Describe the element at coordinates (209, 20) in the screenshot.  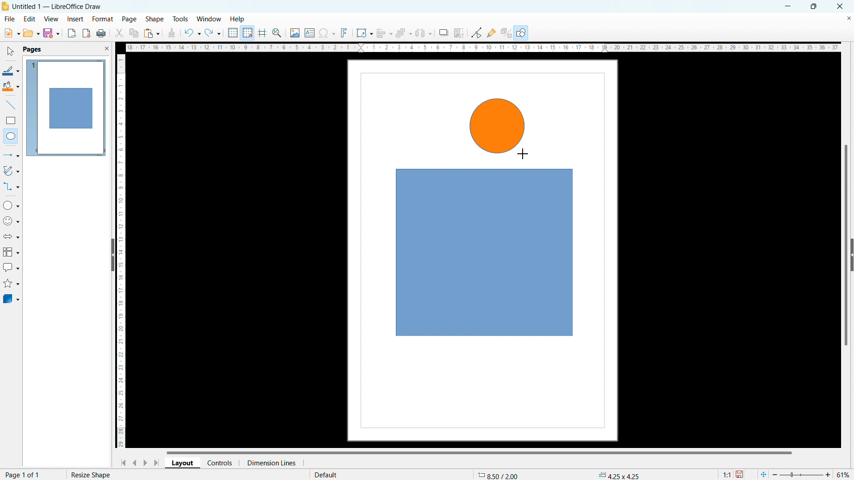
I see `window` at that location.